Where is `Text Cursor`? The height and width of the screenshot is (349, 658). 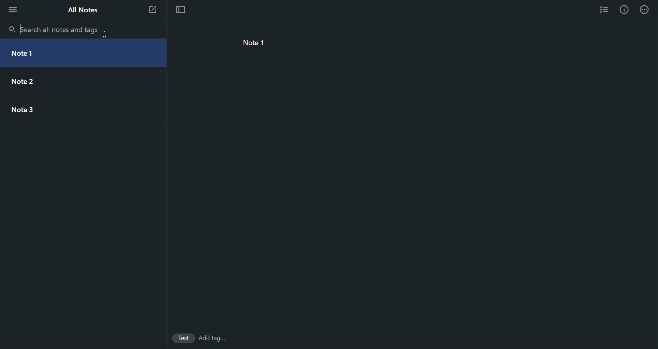
Text Cursor is located at coordinates (20, 28).